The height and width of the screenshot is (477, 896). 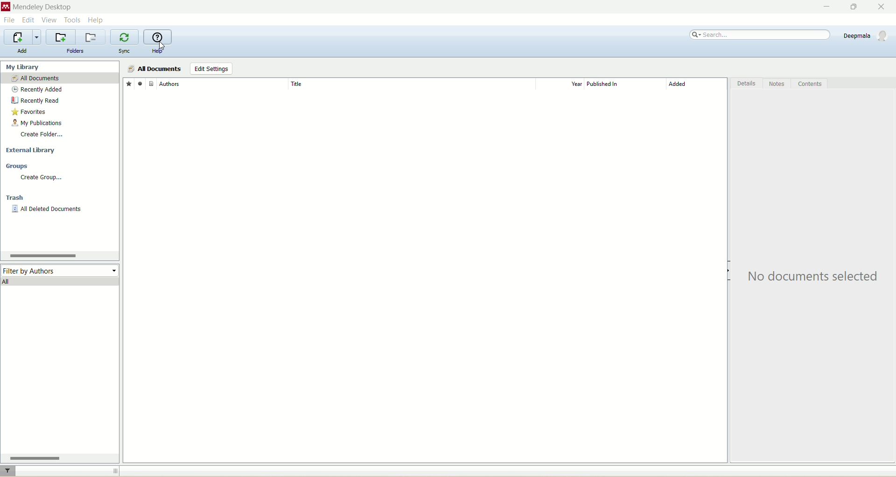 I want to click on all documents, so click(x=55, y=77).